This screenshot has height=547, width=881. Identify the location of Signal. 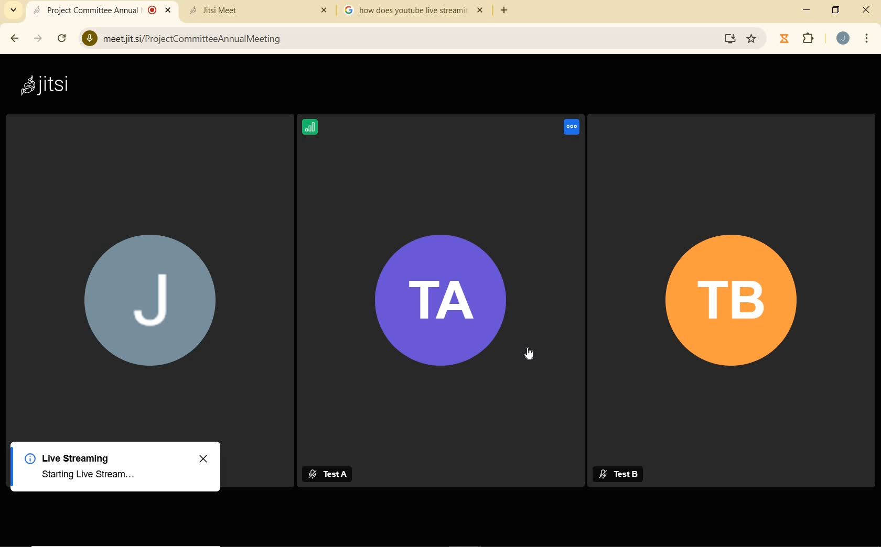
(314, 125).